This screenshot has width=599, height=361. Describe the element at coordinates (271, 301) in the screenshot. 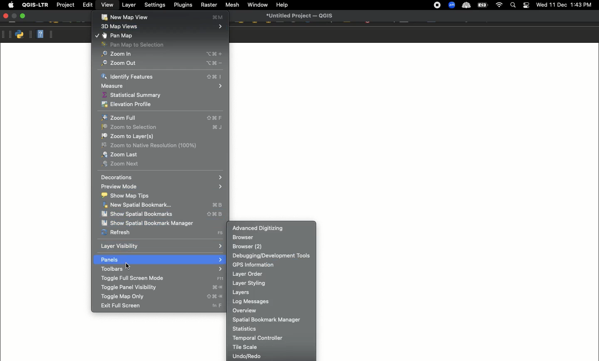

I see `Log messages` at that location.